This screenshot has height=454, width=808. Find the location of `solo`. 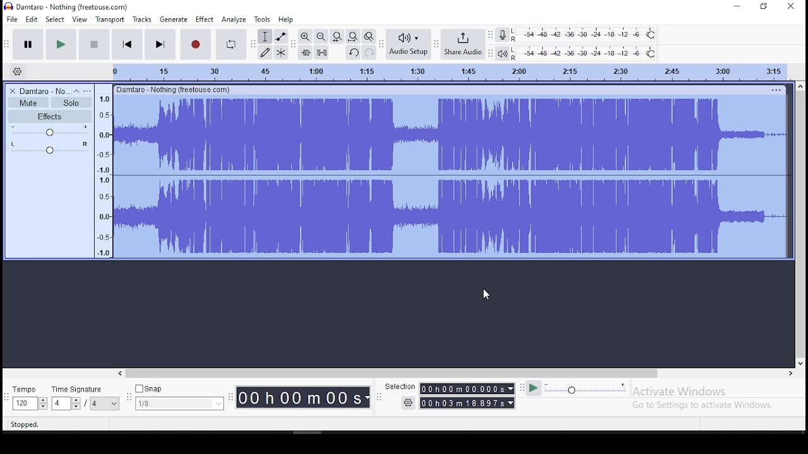

solo is located at coordinates (71, 103).